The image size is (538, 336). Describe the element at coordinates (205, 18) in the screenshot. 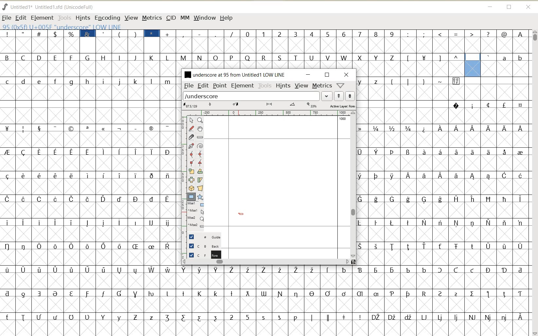

I see `WINDOW` at that location.